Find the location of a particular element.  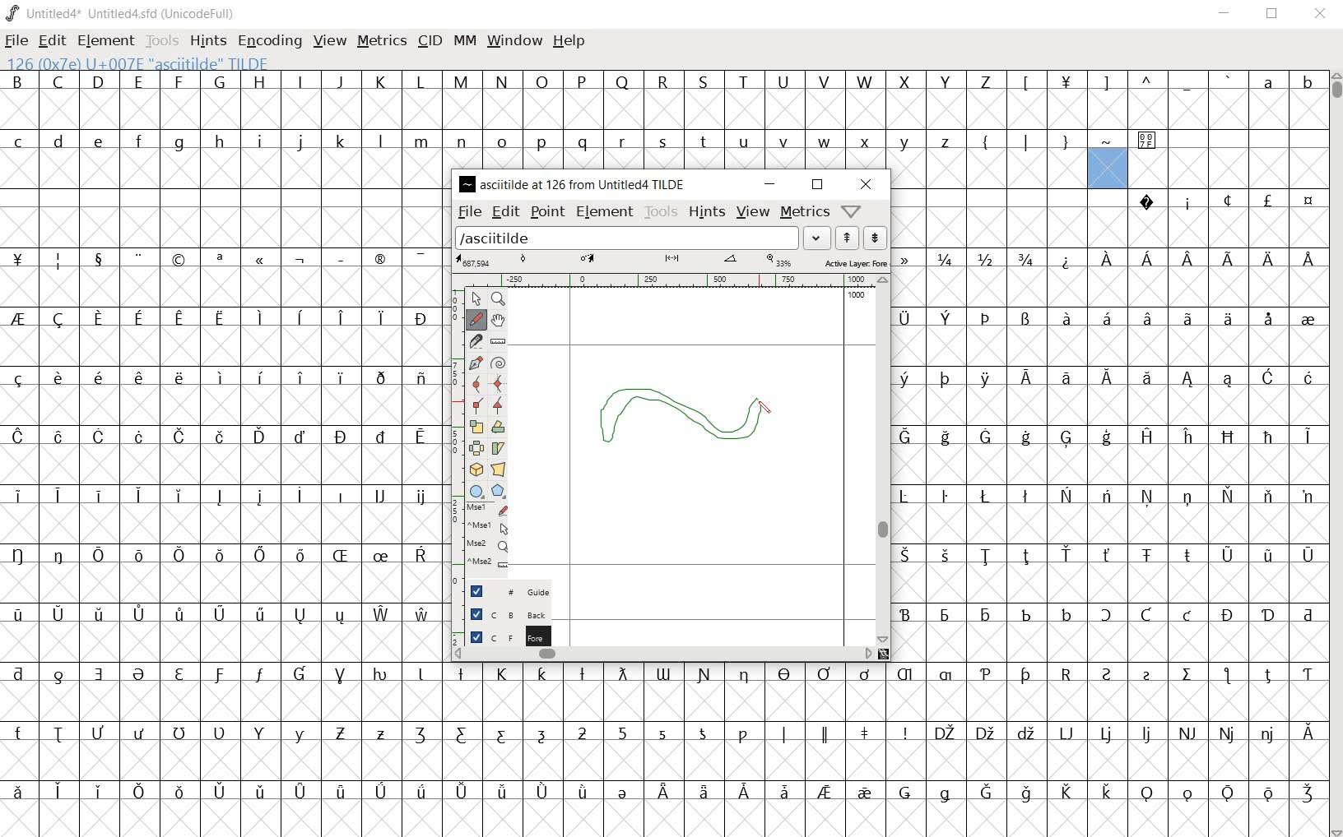

change whether spiro is active or not is located at coordinates (498, 362).